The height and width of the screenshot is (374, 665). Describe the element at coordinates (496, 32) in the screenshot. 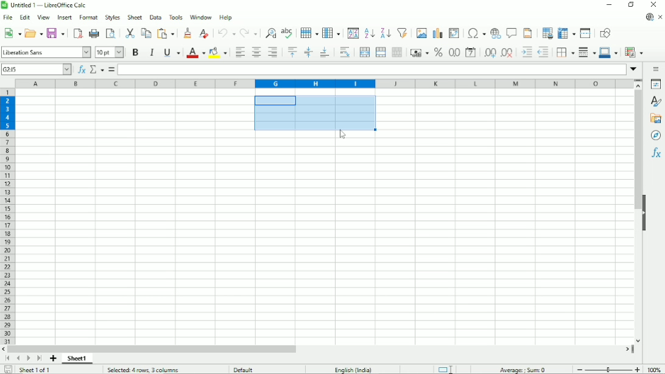

I see `Insert hyperlink` at that location.